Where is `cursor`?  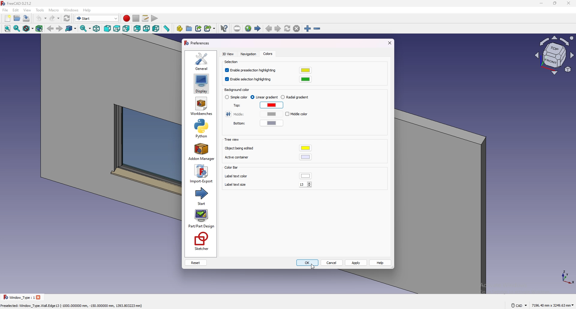 cursor is located at coordinates (313, 266).